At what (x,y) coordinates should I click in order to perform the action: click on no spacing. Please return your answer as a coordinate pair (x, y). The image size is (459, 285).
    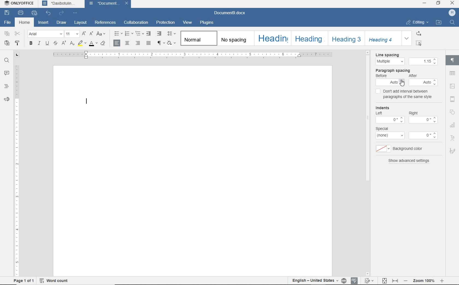
    Looking at the image, I should click on (235, 39).